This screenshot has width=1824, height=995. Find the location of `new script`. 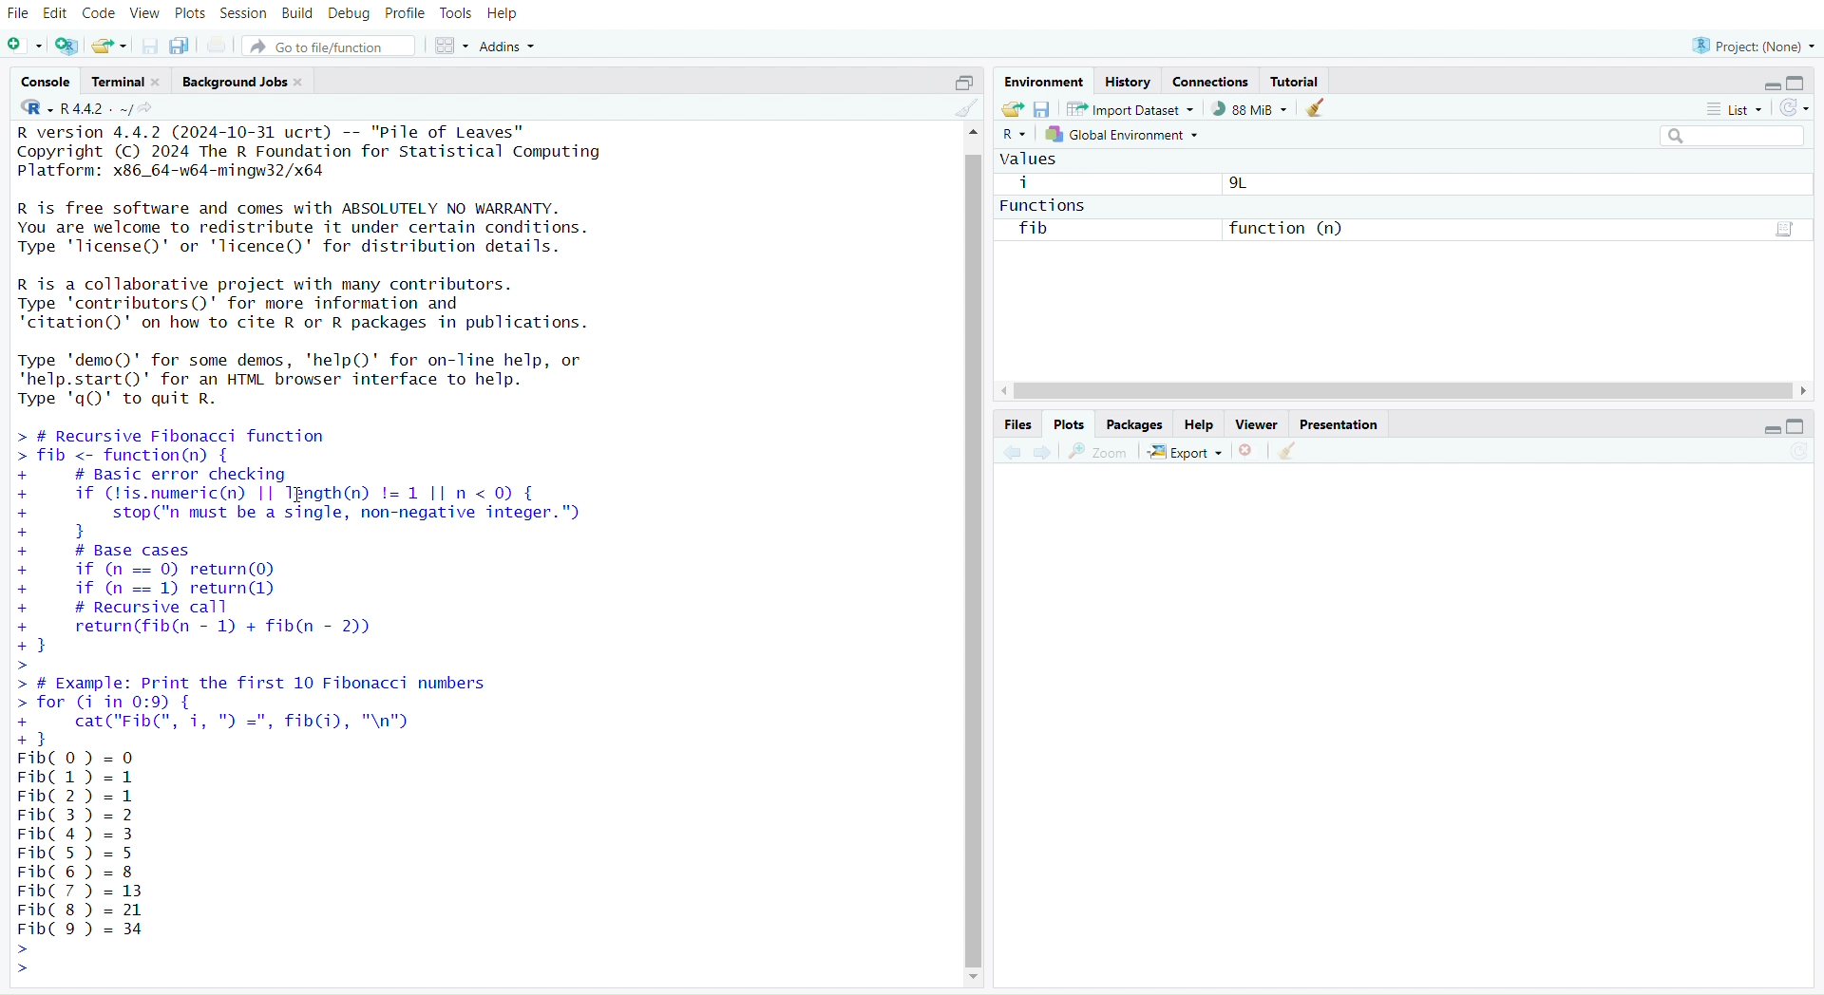

new script is located at coordinates (25, 47).